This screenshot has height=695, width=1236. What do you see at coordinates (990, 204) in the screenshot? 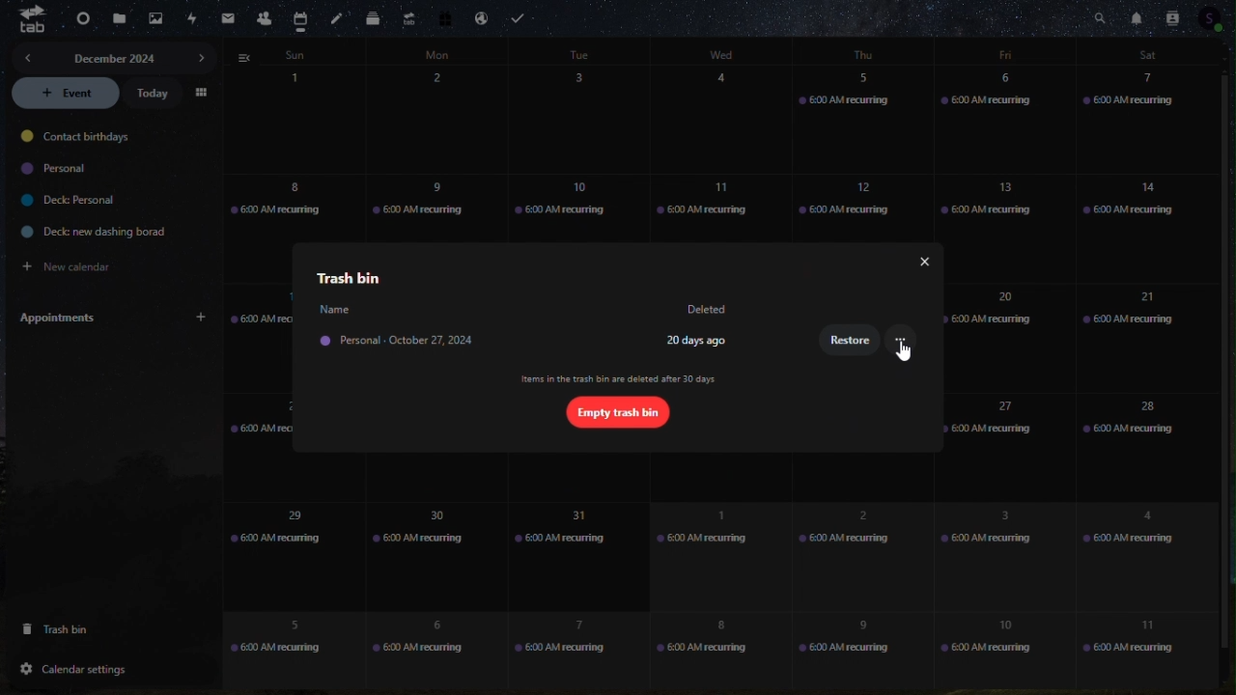
I see `13` at bounding box center [990, 204].